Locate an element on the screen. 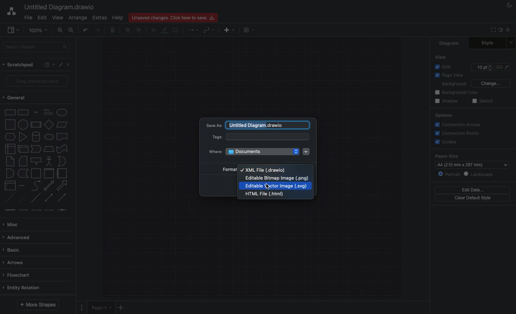 Image resolution: width=516 pixels, height=314 pixels. Sketch is located at coordinates (484, 101).